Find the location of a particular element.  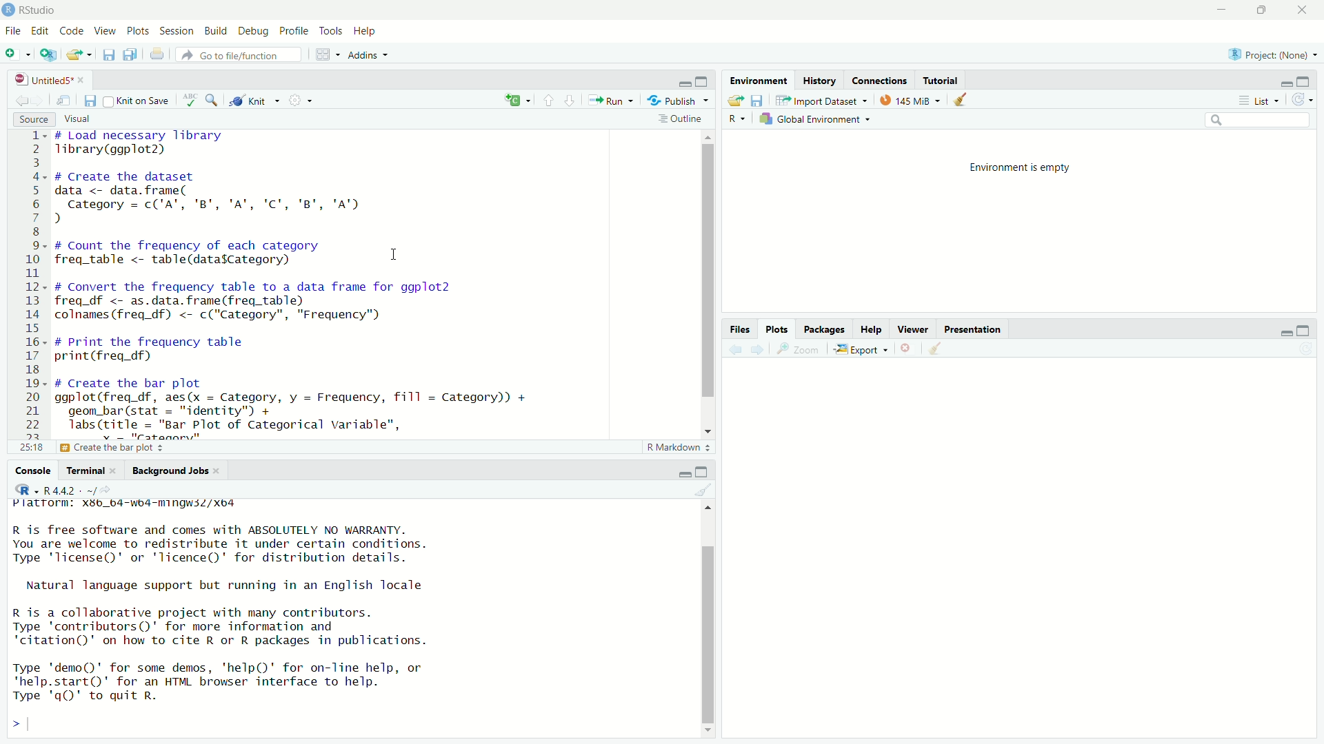

source is located at coordinates (34, 120).